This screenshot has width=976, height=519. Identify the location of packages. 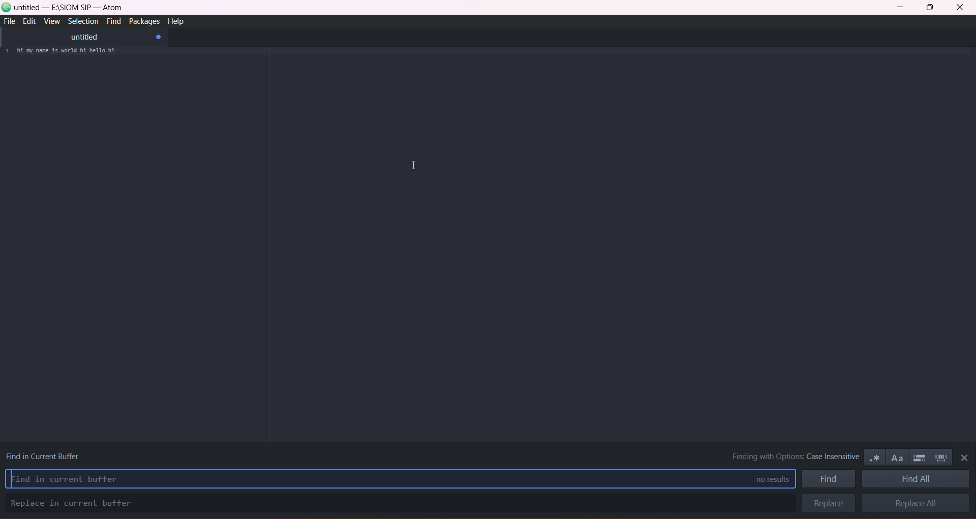
(142, 22).